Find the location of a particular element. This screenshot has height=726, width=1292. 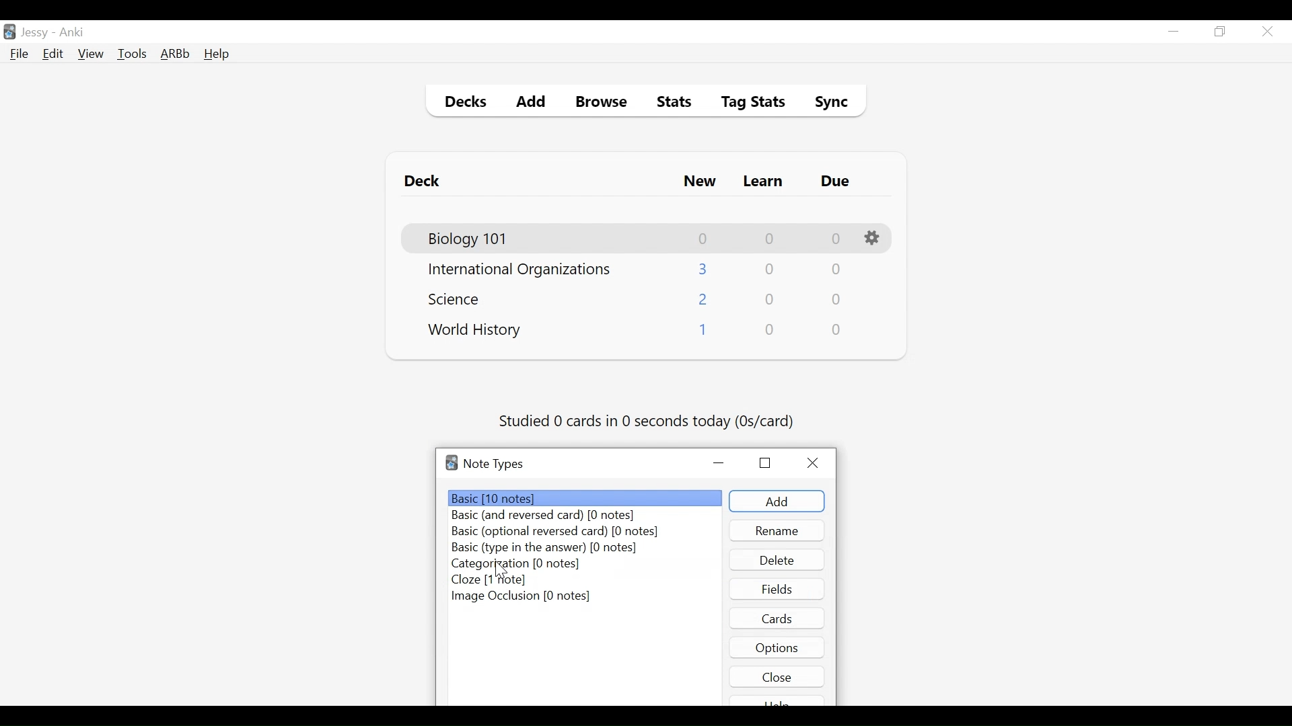

Close is located at coordinates (777, 676).